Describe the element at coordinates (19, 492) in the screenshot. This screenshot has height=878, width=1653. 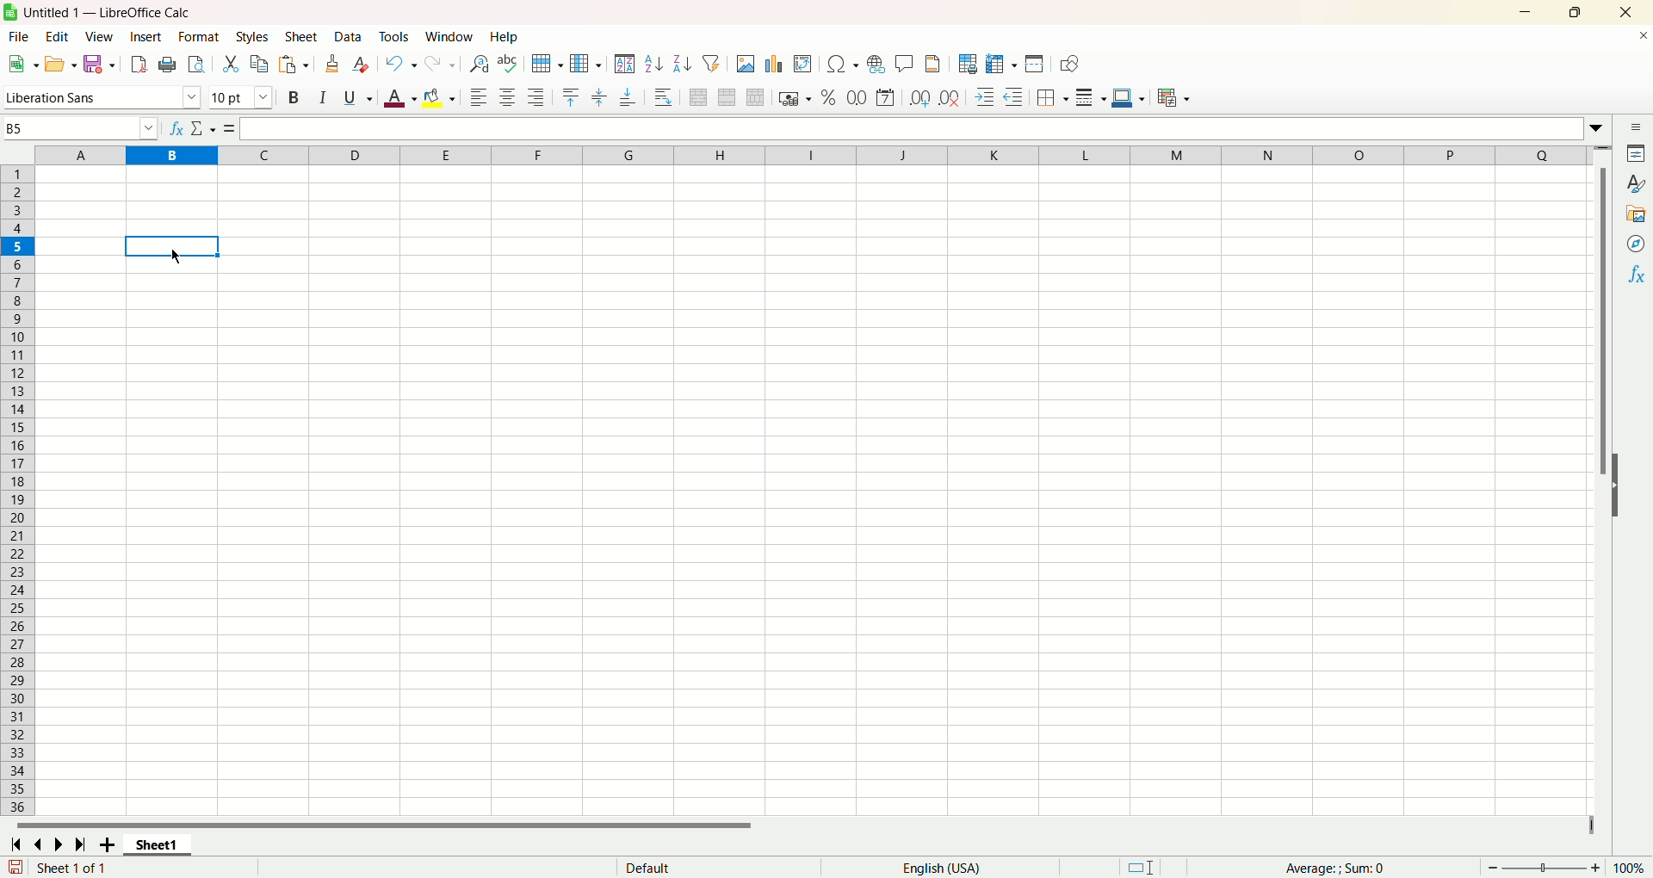
I see `rows` at that location.